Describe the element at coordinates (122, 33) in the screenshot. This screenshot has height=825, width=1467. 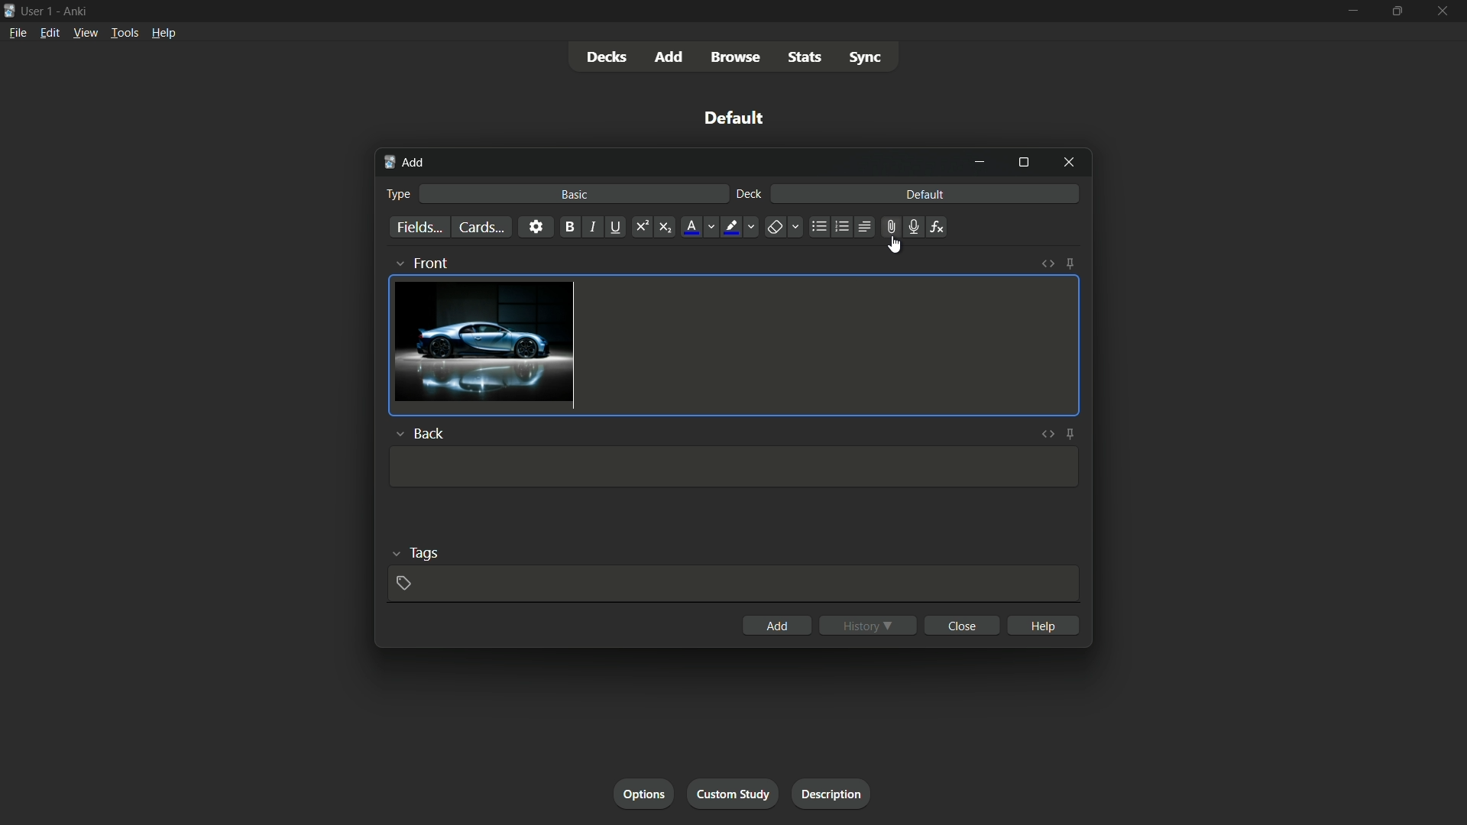
I see `tools menu` at that location.